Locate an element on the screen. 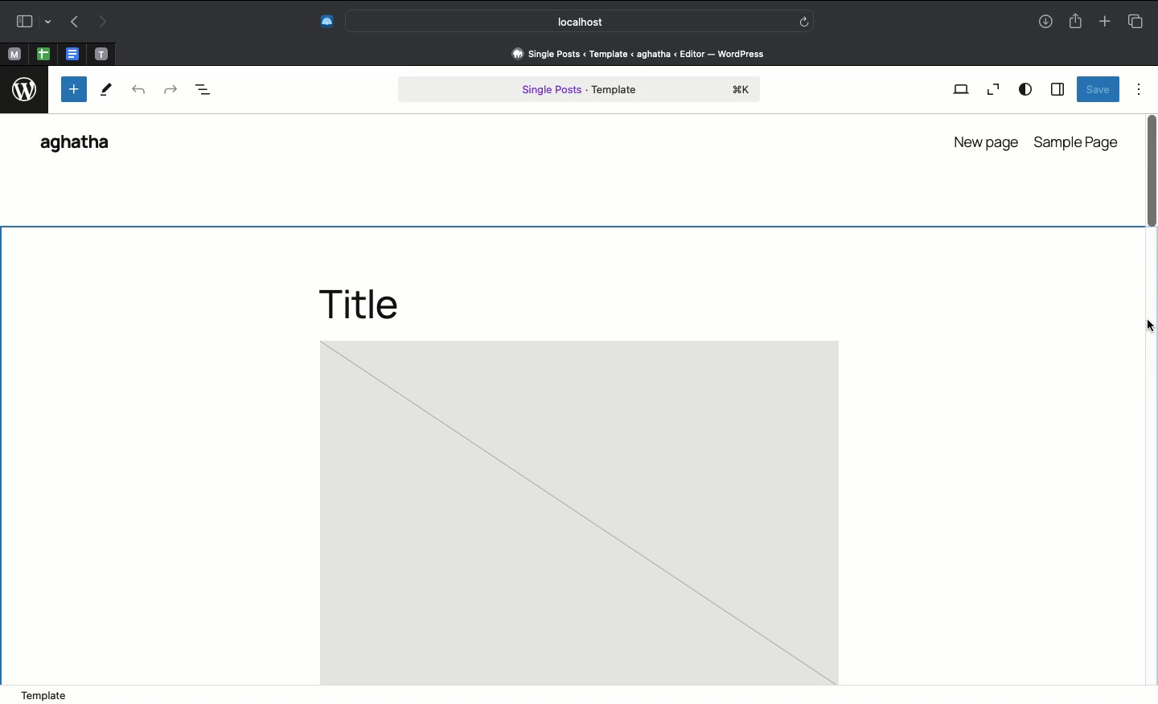  View options is located at coordinates (1025, 88).